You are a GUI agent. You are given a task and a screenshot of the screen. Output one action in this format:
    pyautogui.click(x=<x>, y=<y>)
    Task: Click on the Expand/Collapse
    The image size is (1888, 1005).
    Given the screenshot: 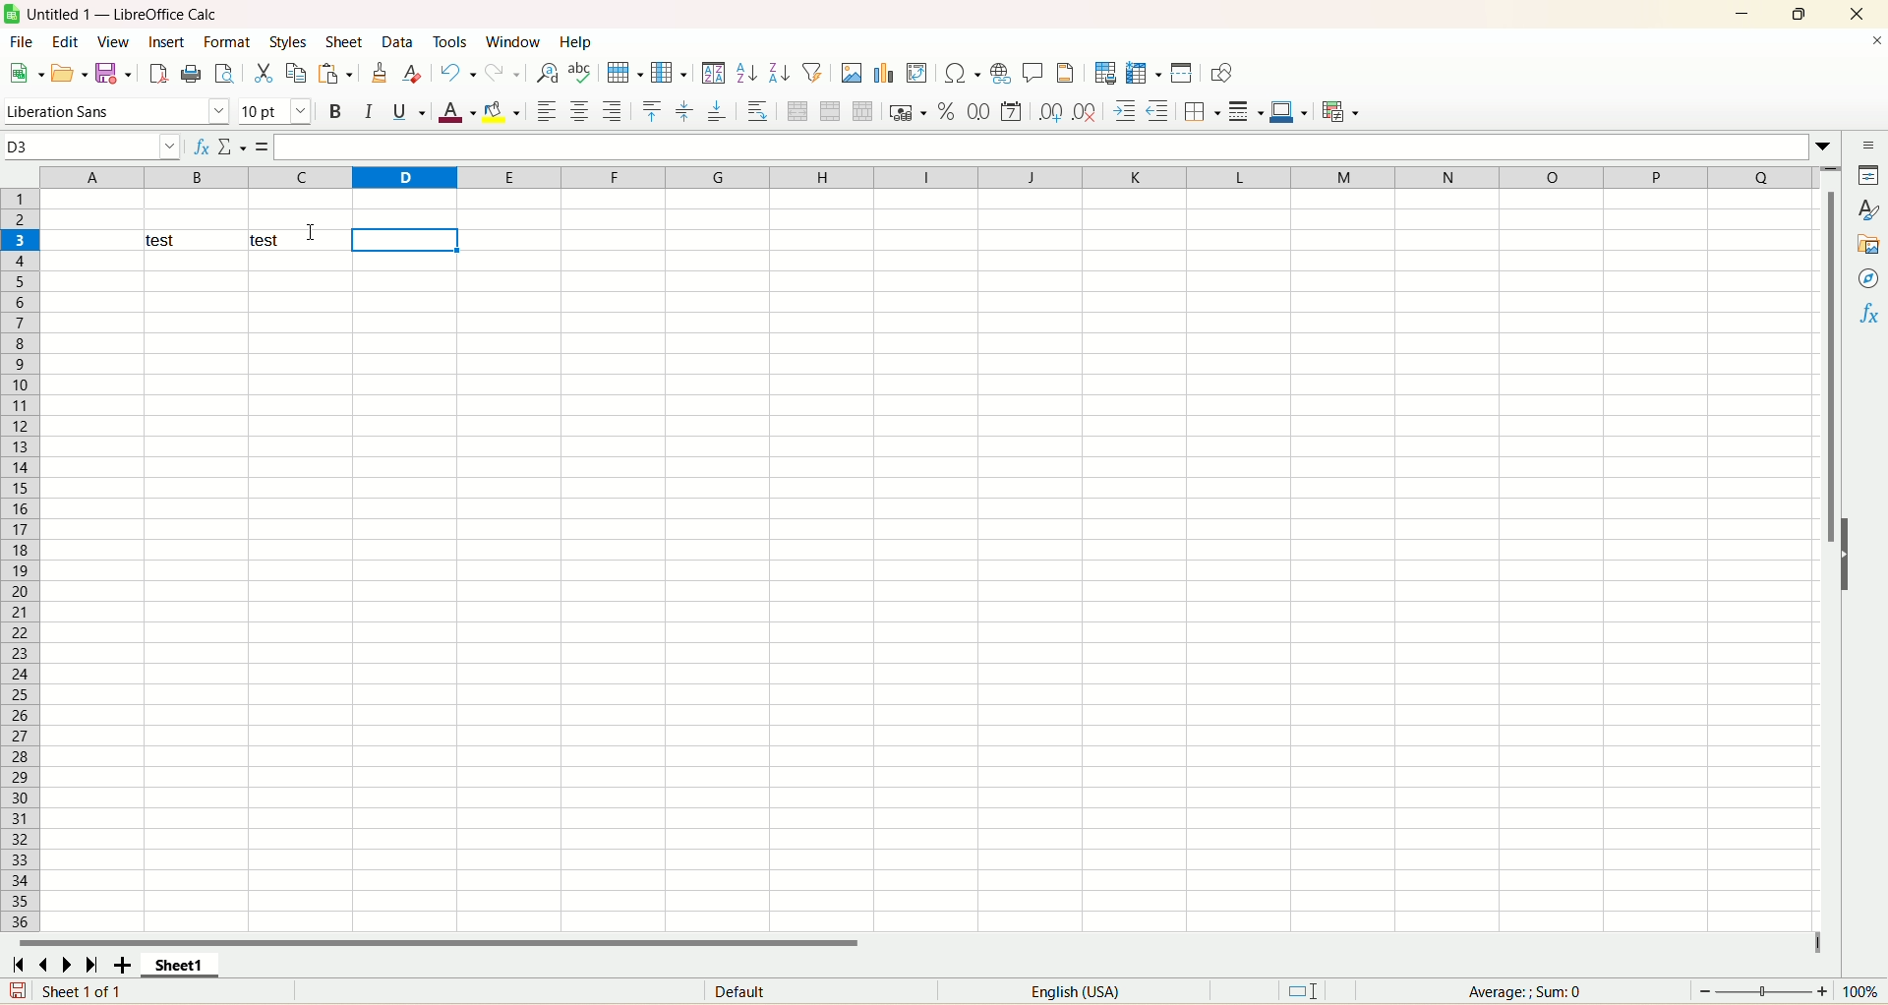 What is the action you would take?
    pyautogui.click(x=1846, y=555)
    